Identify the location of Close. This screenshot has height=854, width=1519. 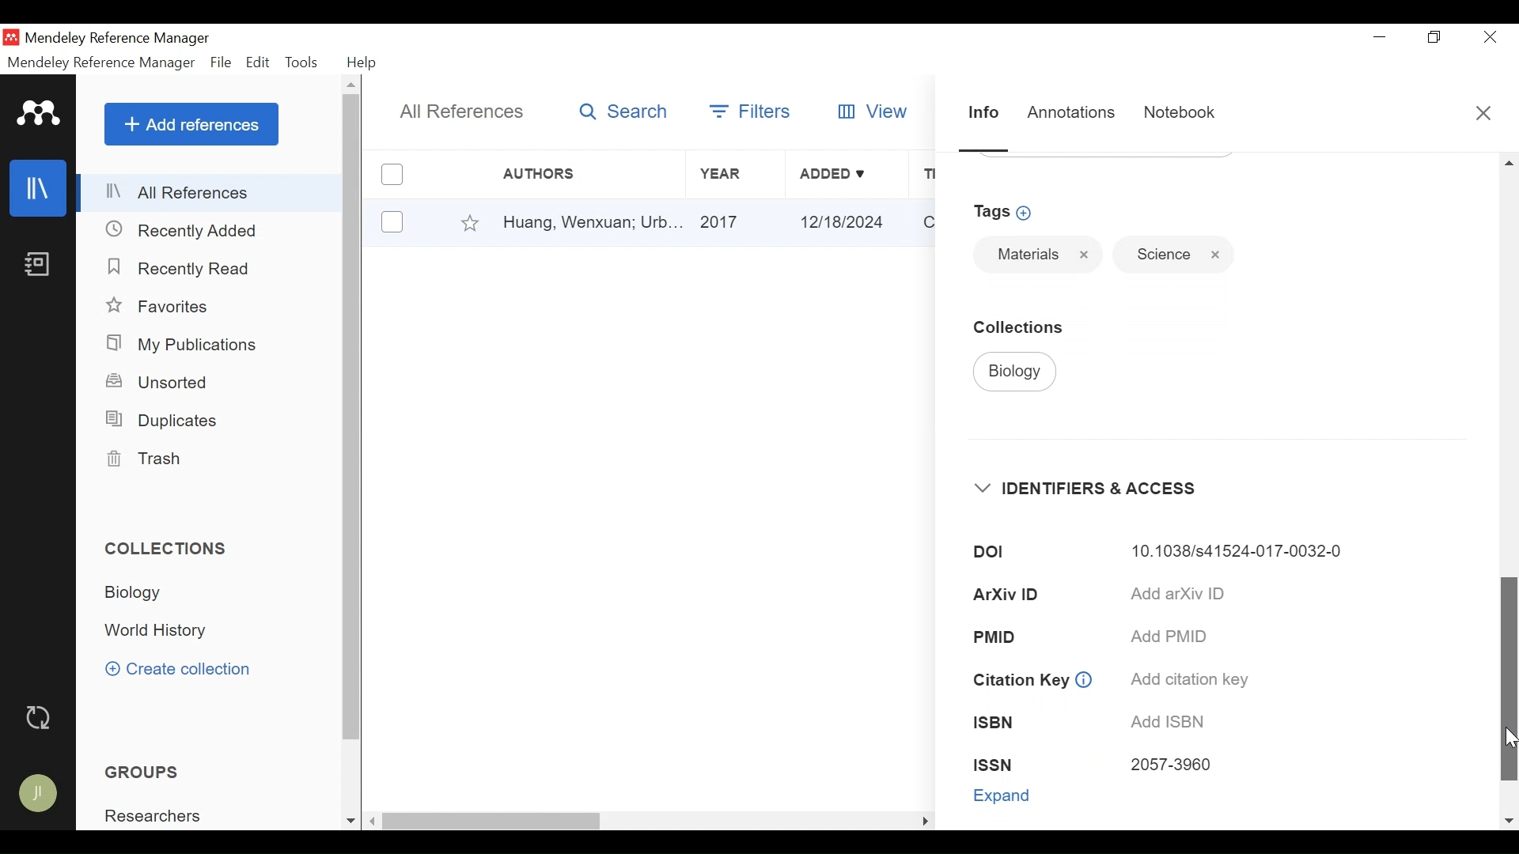
(1482, 111).